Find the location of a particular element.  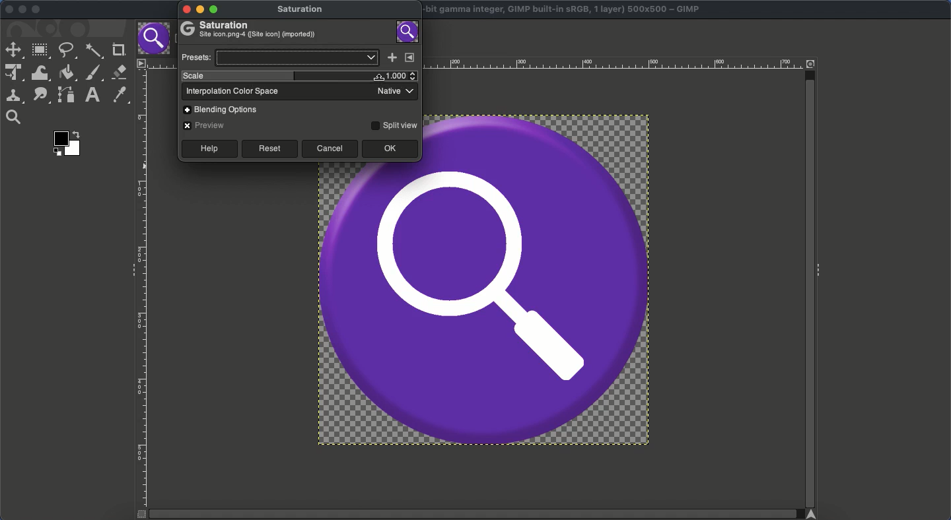

Minimize is located at coordinates (22, 10).